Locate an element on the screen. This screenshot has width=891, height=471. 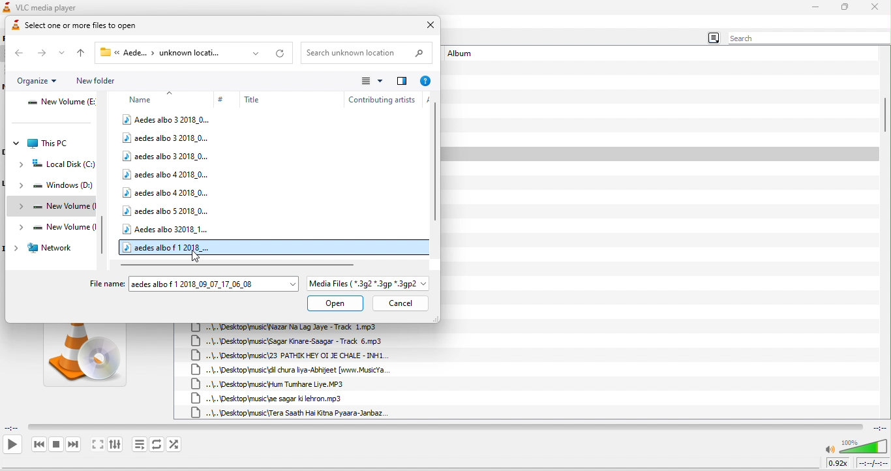
name is located at coordinates (149, 98).